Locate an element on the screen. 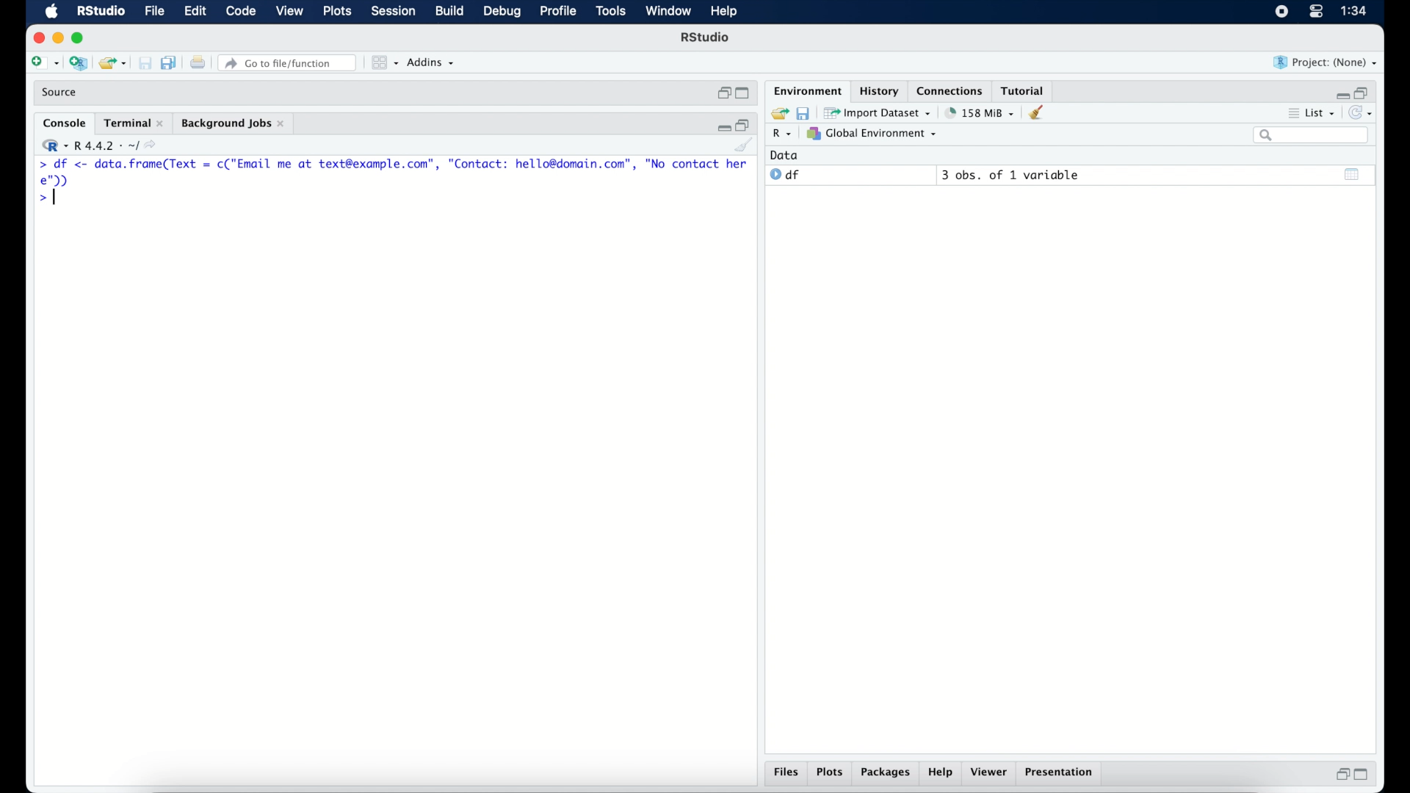 The height and width of the screenshot is (793, 1410). file is located at coordinates (155, 12).